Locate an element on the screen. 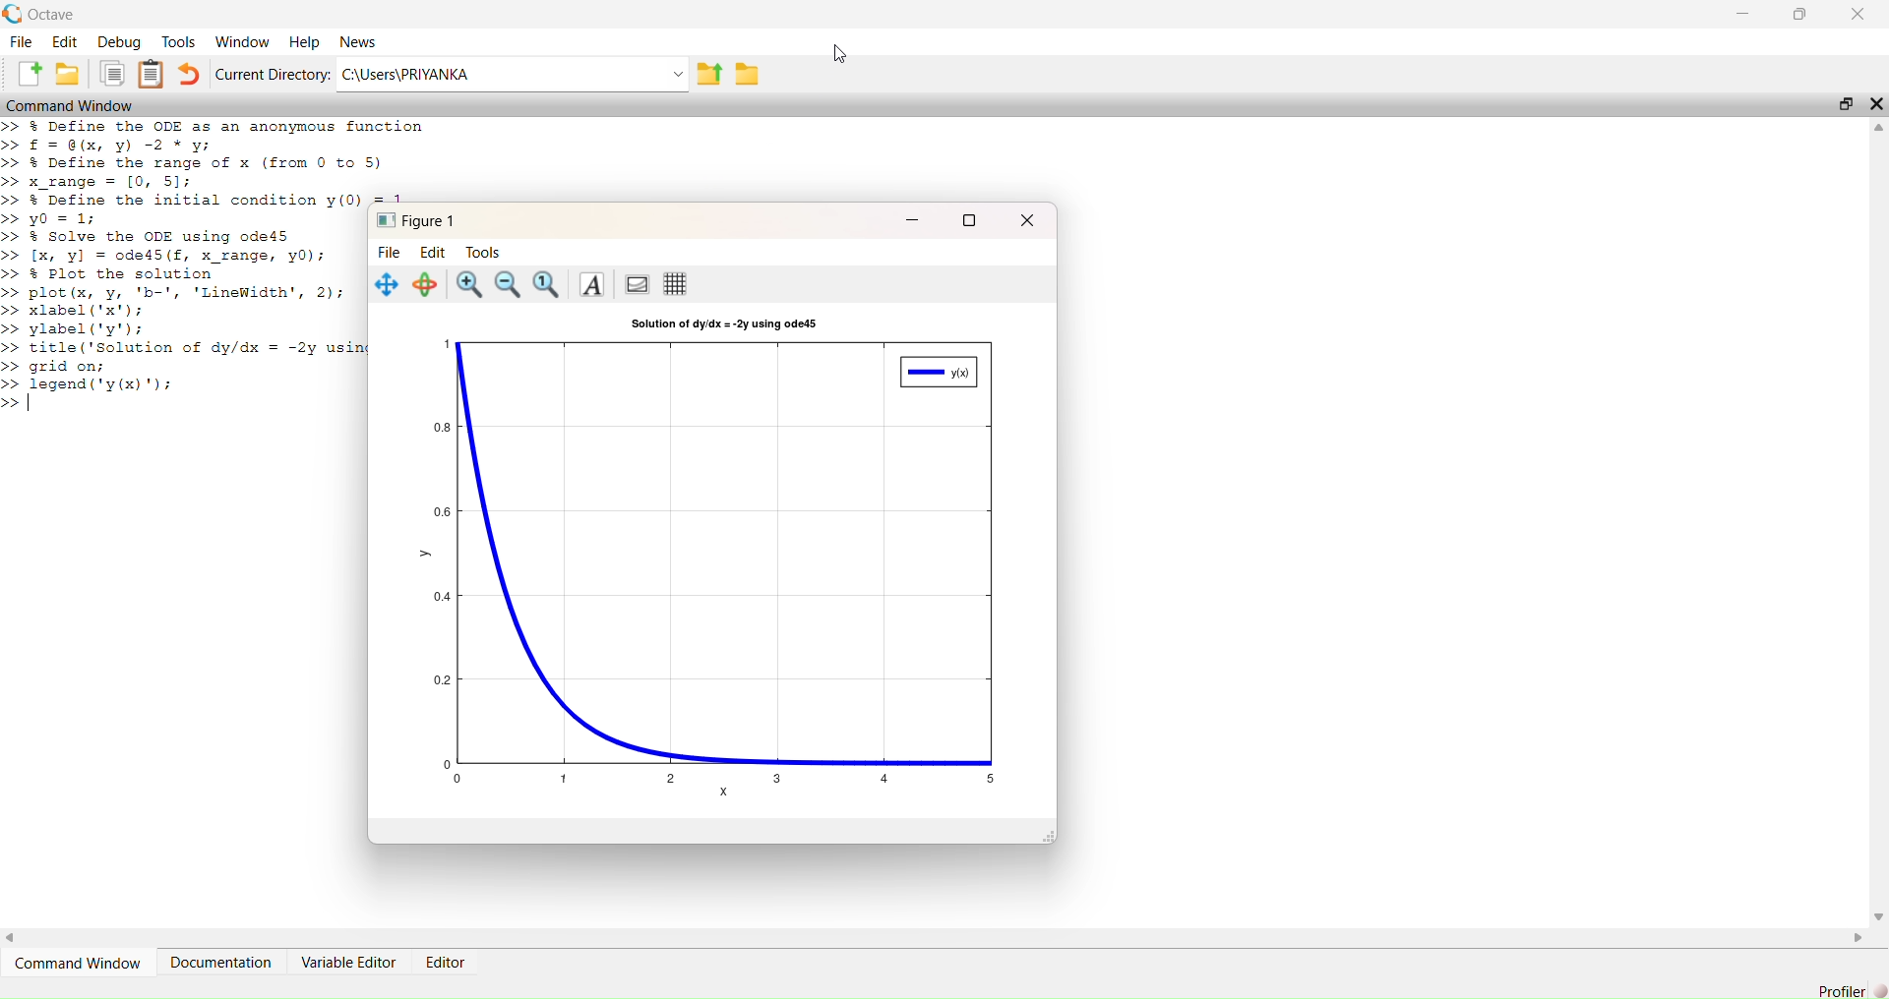  >> % Define the ODE as an anonymous function>> £= @(x, y) -2 * yi>> & Define the range of x (from 0 to 5)>> x_range = (0, 5];>> & Define the initial condition y(0) = 1>> y0 = 1;>> % Solve the ODE using ode45>> [x, y] = oded5(f, x_range, y0);>> % Plot the solution>> plot (x, y, 'b-', 'LineWidth', 2); >> Xlabel('x"}7>> ylabel('y');>> title ("Solution of dy/dx = -2y using>> grid on;>> legend ('y(x)");o> | is located at coordinates (182, 264).